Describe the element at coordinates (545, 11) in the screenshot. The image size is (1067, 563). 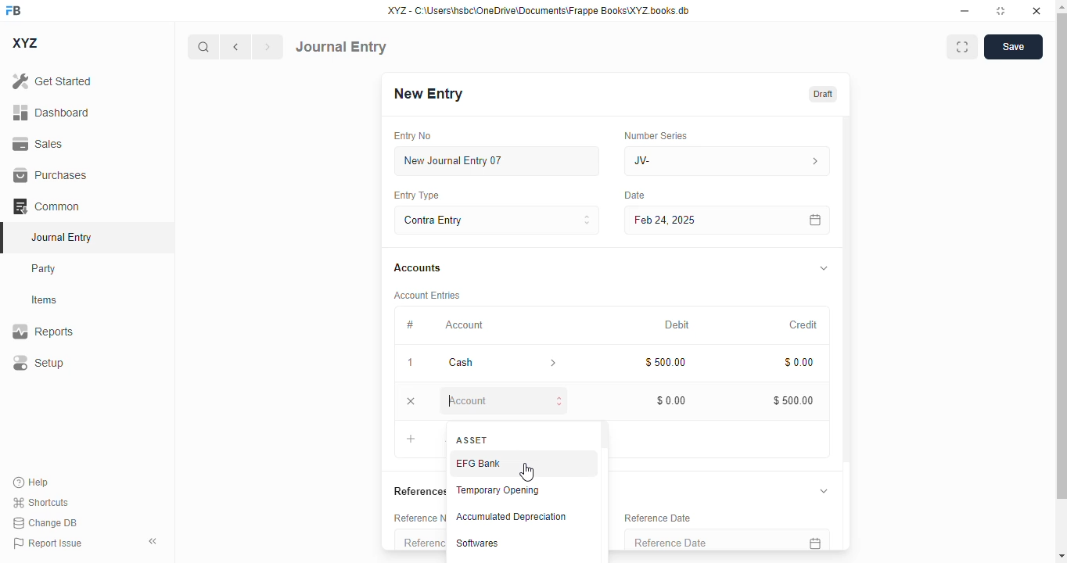
I see `XYZ - C:\Users\hsbc\OneDrive\Documents\Frappe Books\XYZ books. db` at that location.